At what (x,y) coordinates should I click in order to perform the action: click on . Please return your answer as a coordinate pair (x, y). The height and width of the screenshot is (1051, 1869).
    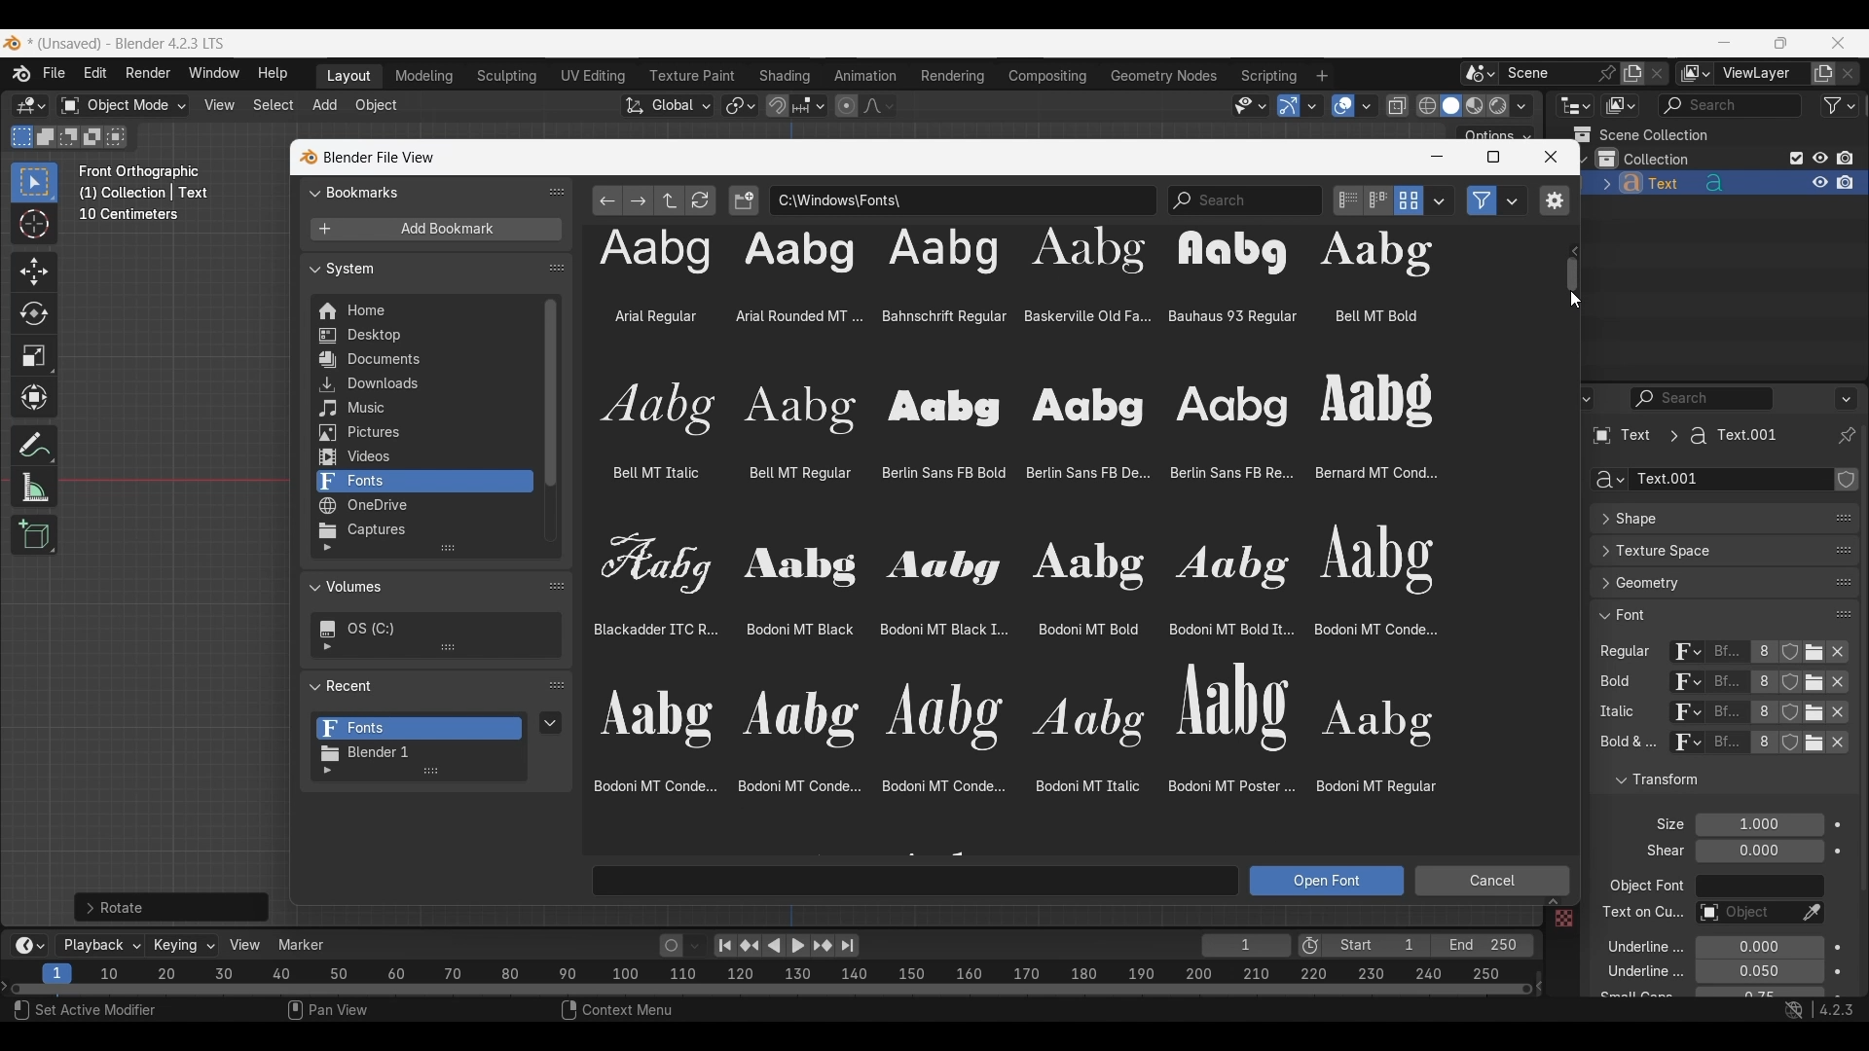
    Looking at the image, I should click on (1562, 921).